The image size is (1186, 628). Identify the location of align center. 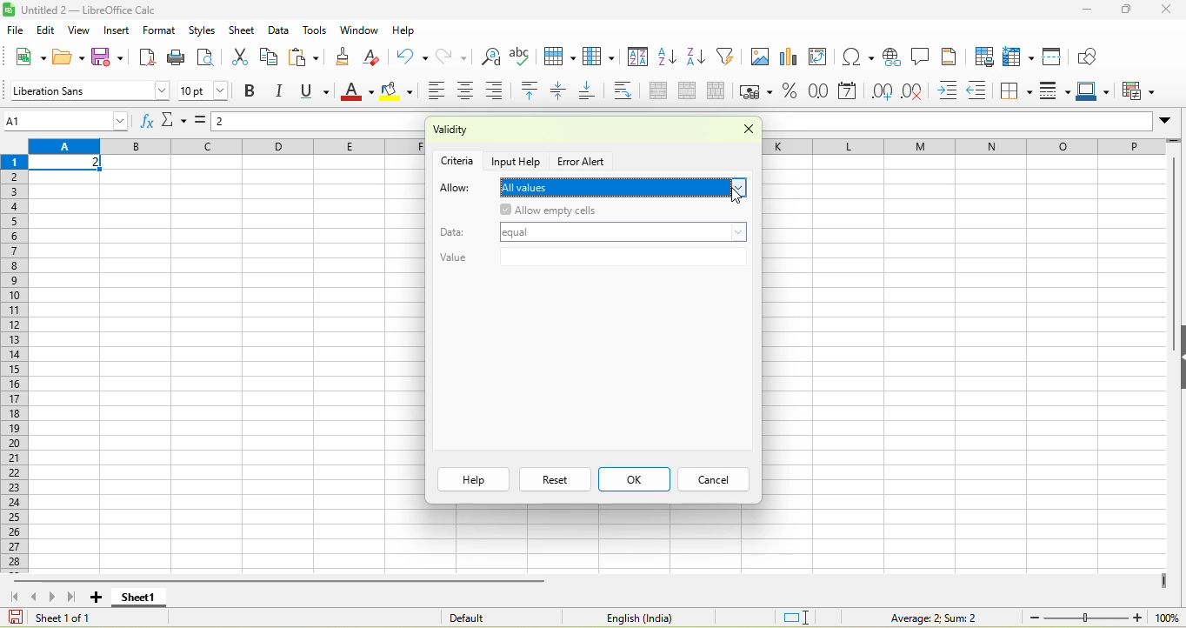
(469, 92).